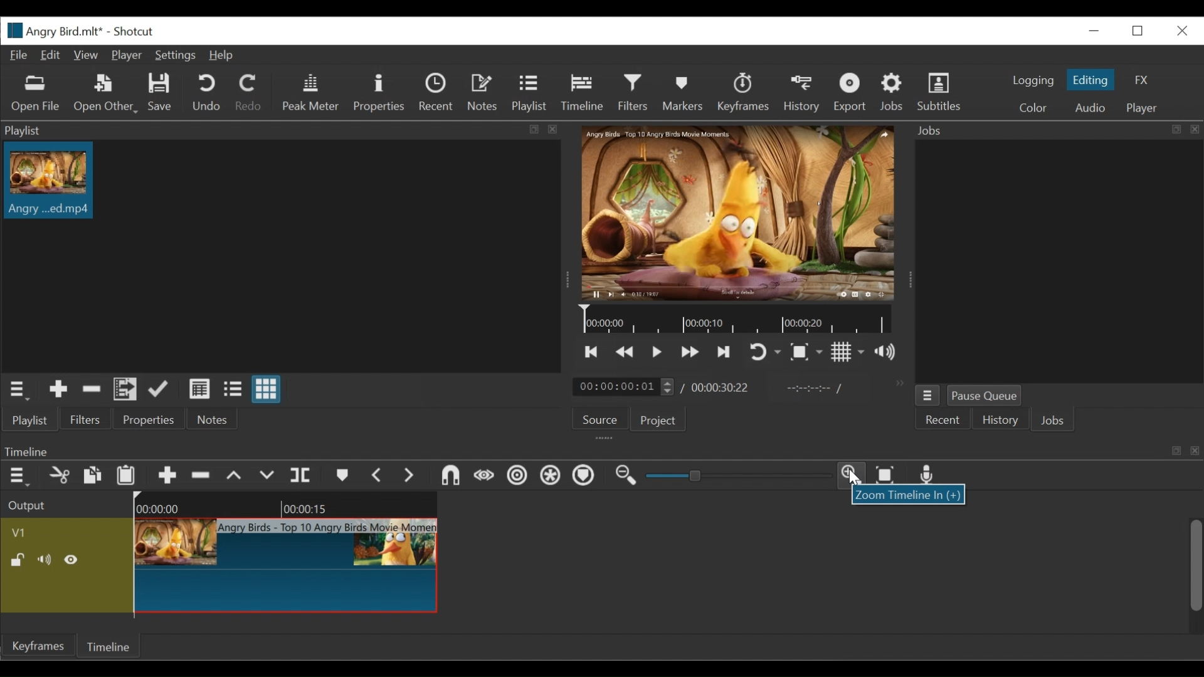 The image size is (1204, 677). What do you see at coordinates (221, 55) in the screenshot?
I see `Help` at bounding box center [221, 55].